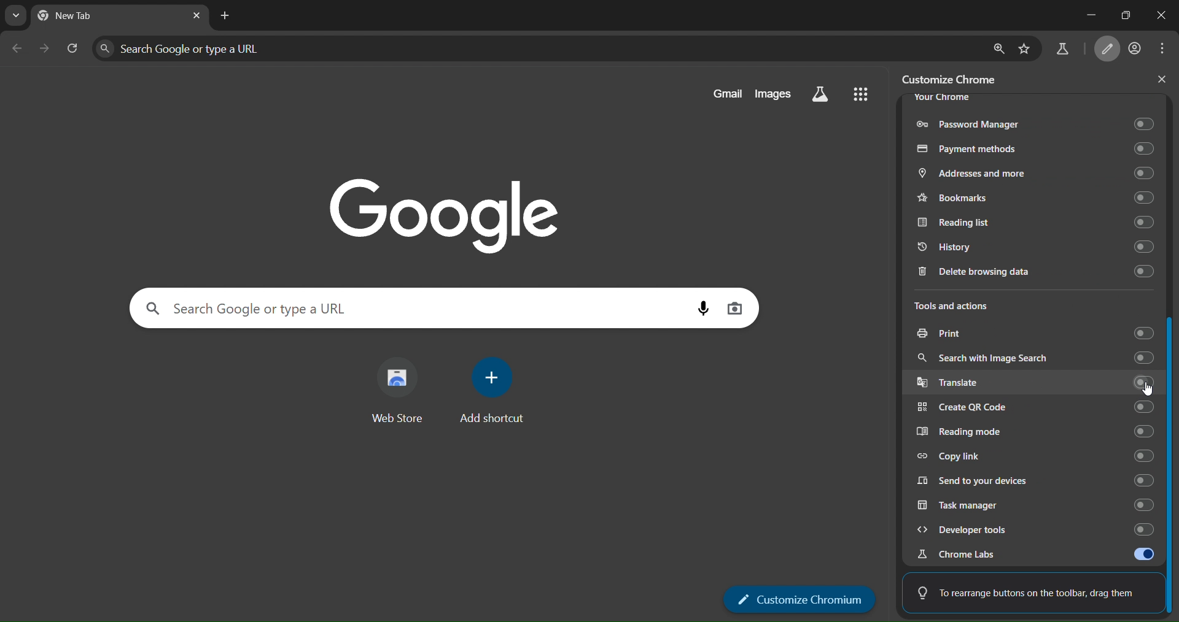 Image resolution: width=1179 pixels, height=622 pixels. I want to click on bookmark page, so click(1028, 46).